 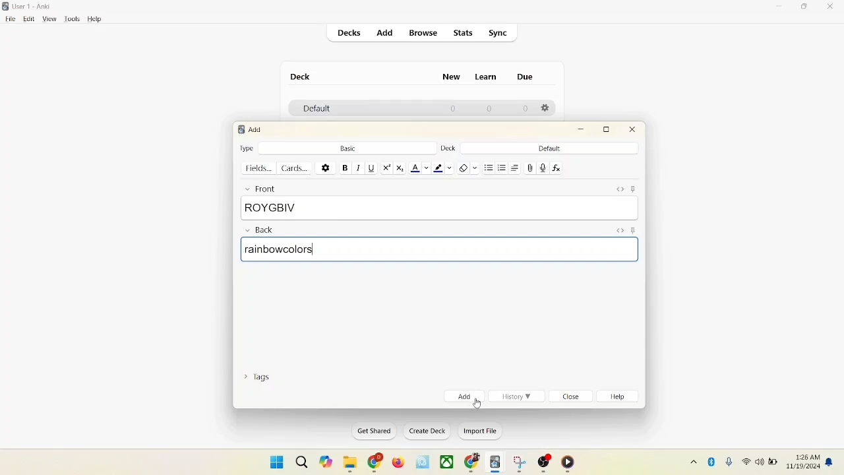 I want to click on battery, so click(x=773, y=463).